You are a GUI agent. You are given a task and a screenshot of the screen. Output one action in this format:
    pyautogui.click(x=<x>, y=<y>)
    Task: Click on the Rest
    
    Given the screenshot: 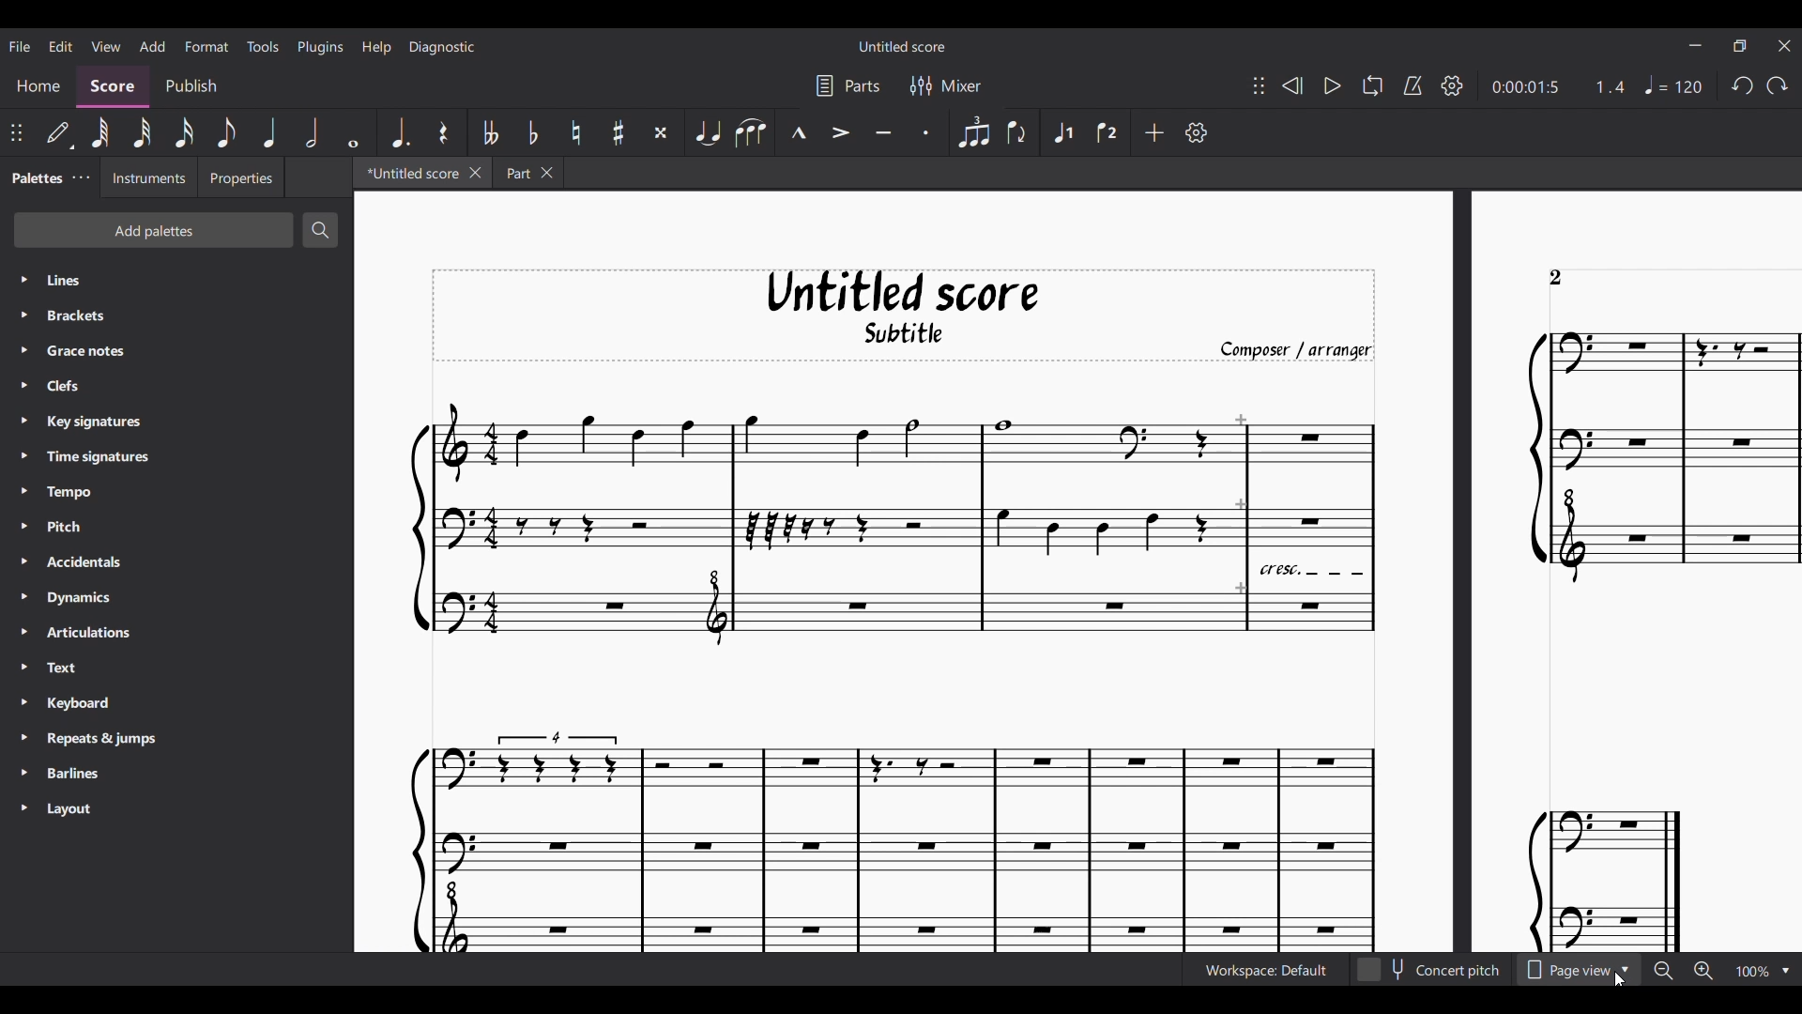 What is the action you would take?
    pyautogui.click(x=444, y=131)
    